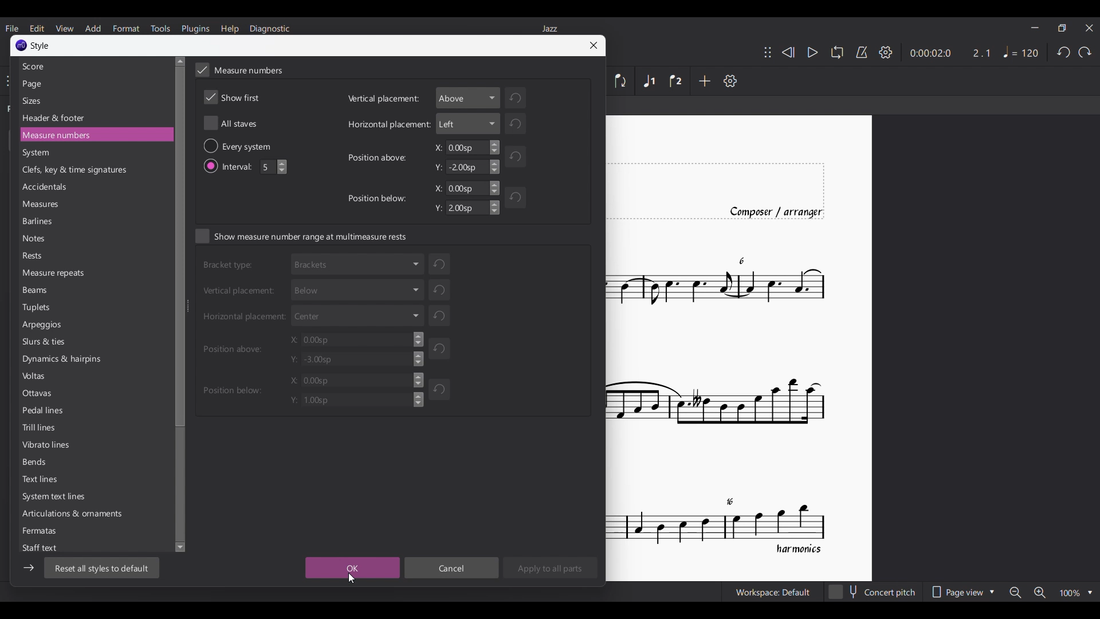  Describe the element at coordinates (126, 28) in the screenshot. I see `Format menu, highlighted by cursor` at that location.